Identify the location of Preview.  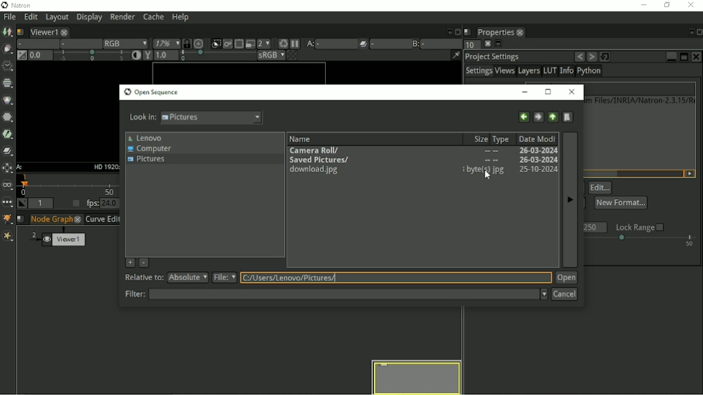
(417, 376).